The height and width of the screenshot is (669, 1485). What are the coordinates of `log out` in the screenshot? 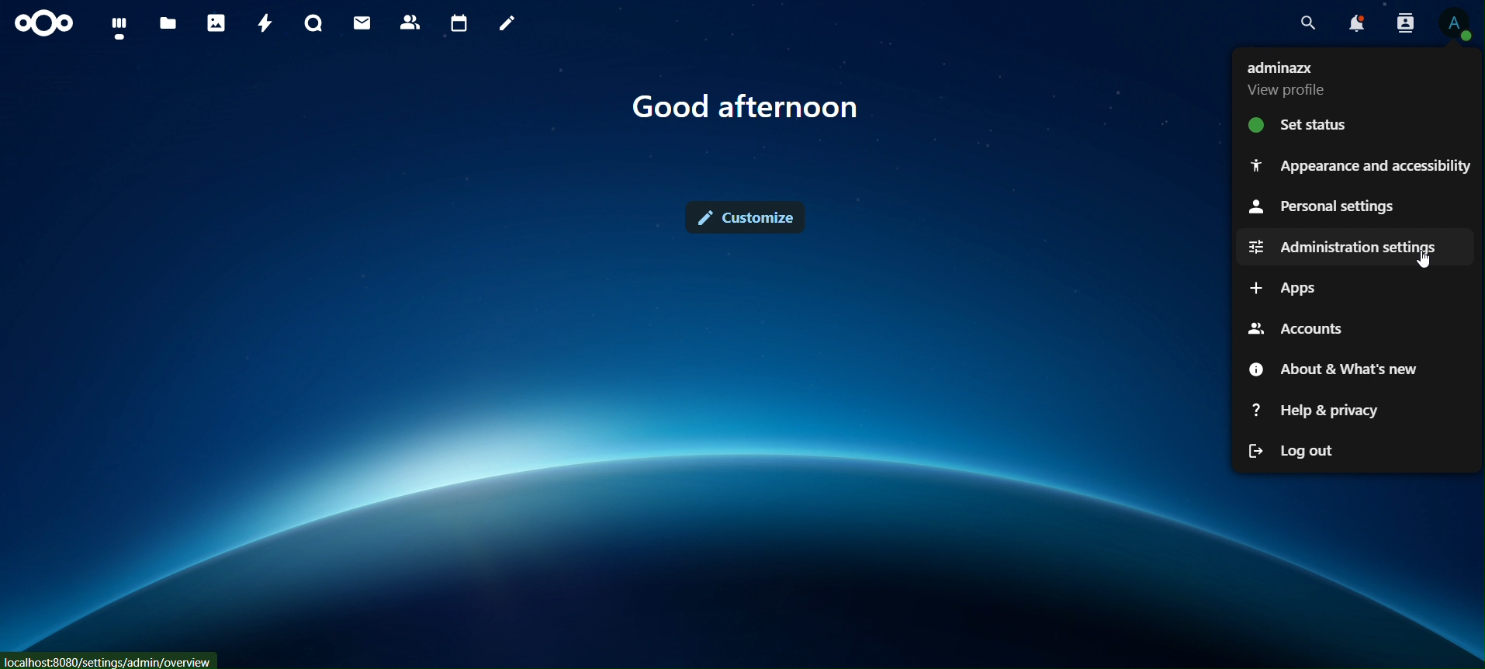 It's located at (1292, 449).